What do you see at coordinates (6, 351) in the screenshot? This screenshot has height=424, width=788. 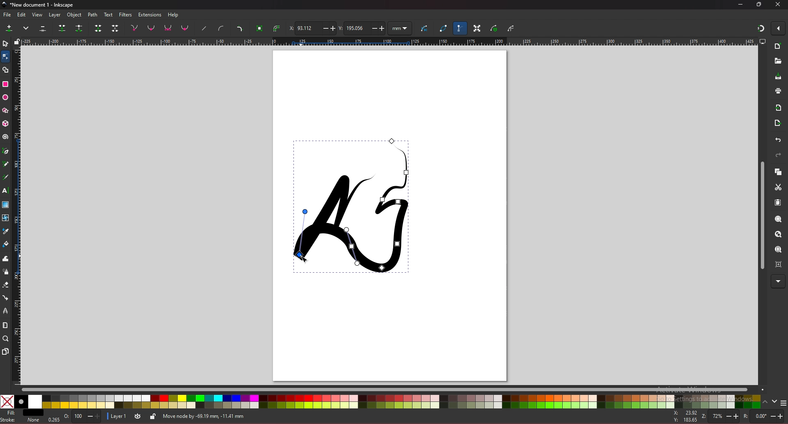 I see `pages` at bounding box center [6, 351].